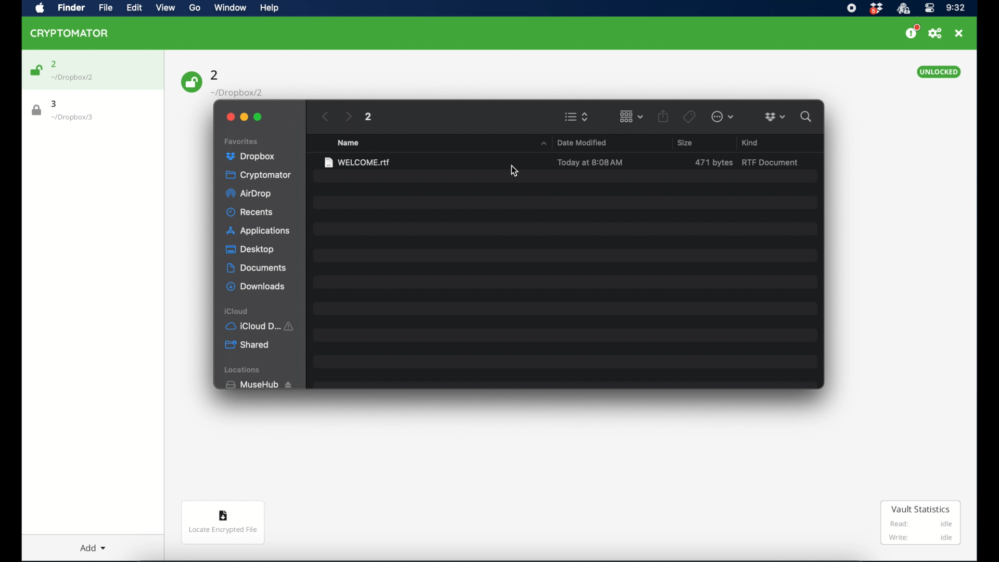 This screenshot has width=999, height=562. I want to click on close, so click(229, 117).